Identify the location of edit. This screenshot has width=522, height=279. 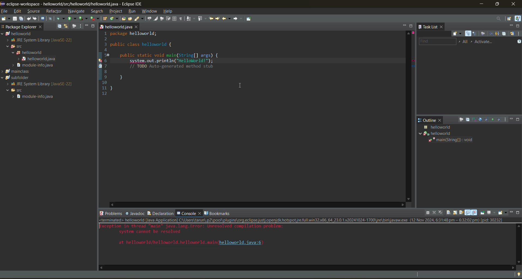
(18, 11).